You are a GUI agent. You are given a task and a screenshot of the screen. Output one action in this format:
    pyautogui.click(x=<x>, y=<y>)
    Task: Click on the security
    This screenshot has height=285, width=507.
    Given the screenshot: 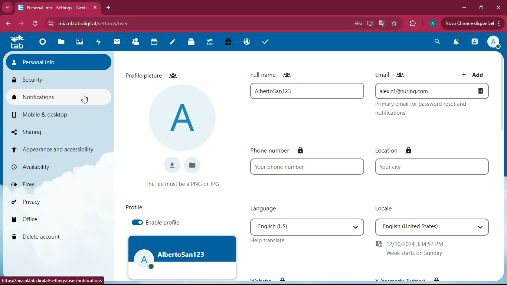 What is the action you would take?
    pyautogui.click(x=55, y=81)
    